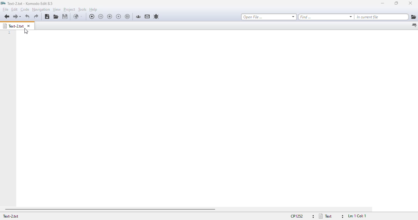 This screenshot has height=220, width=418. Describe the element at coordinates (110, 209) in the screenshot. I see `horizontal scroll bar` at that location.